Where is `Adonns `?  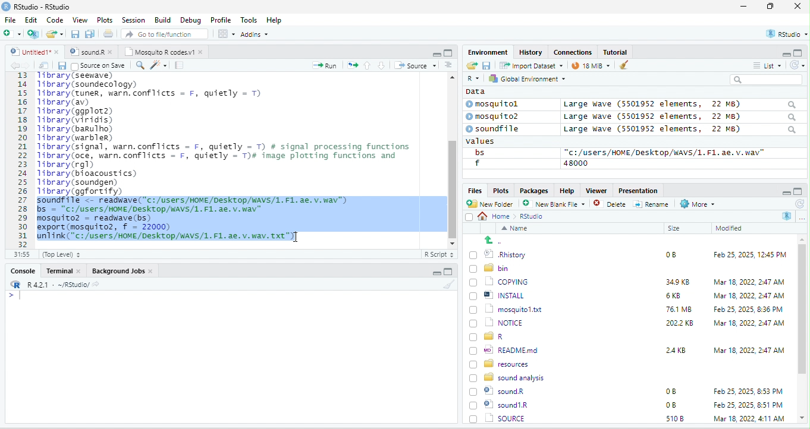 Adonns  is located at coordinates (255, 36).